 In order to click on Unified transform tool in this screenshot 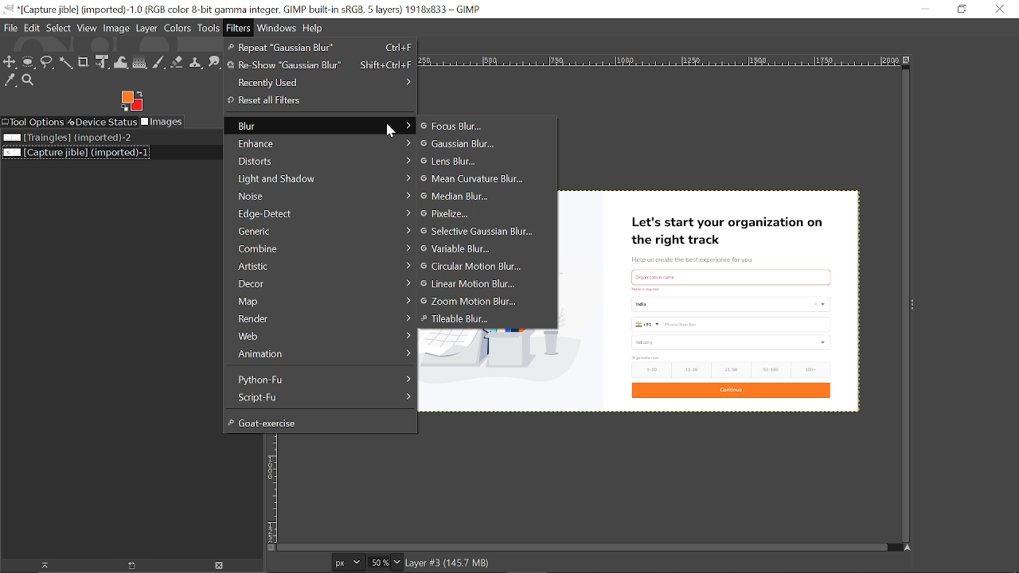, I will do `click(103, 64)`.